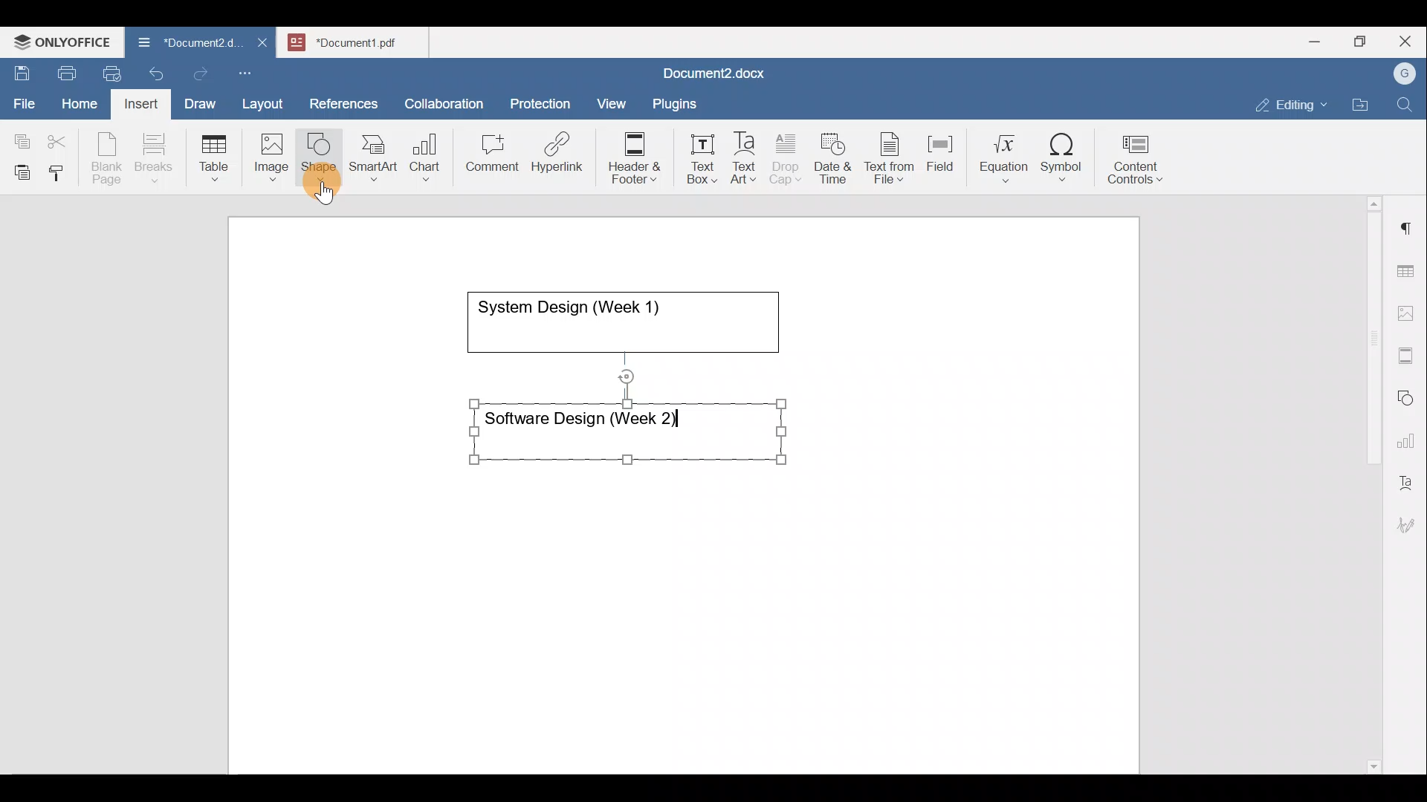 The height and width of the screenshot is (802, 1427). I want to click on Content controls, so click(1138, 164).